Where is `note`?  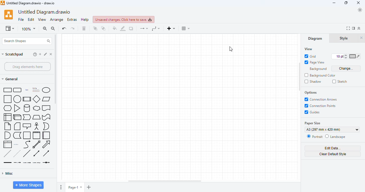 note is located at coordinates (7, 126).